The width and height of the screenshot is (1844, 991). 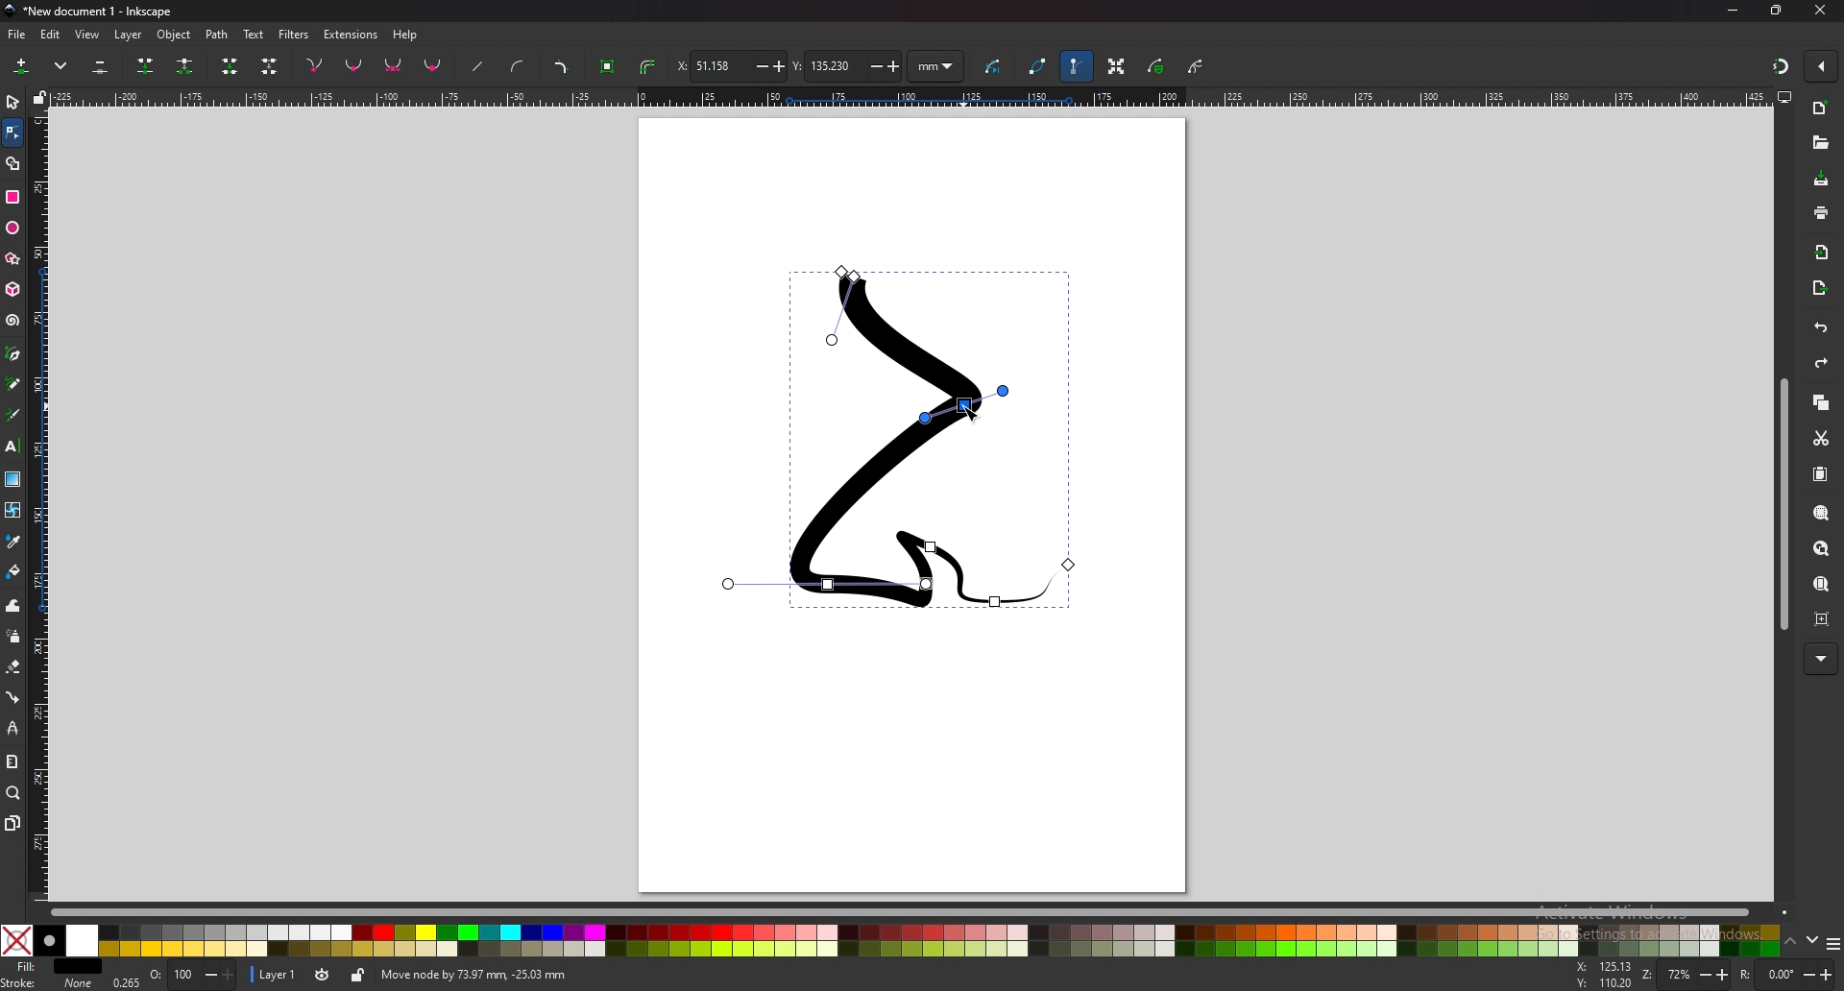 I want to click on cut, so click(x=1819, y=438).